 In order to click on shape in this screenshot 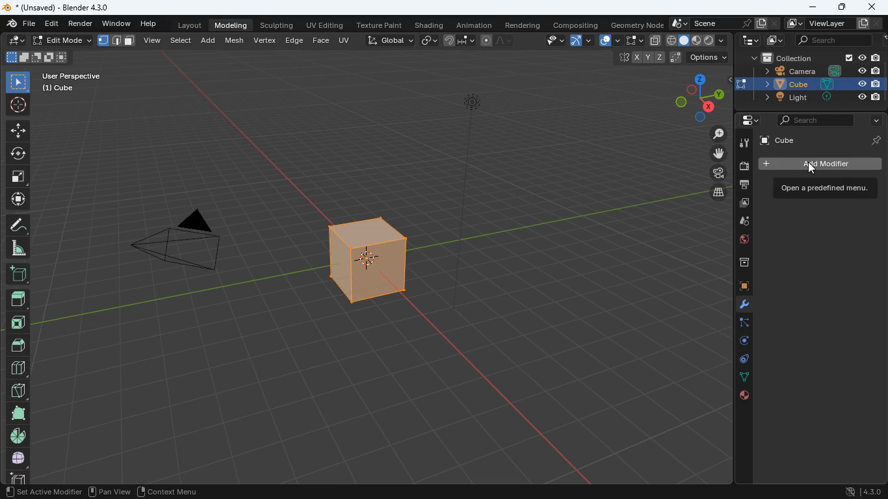, I will do `click(698, 40)`.